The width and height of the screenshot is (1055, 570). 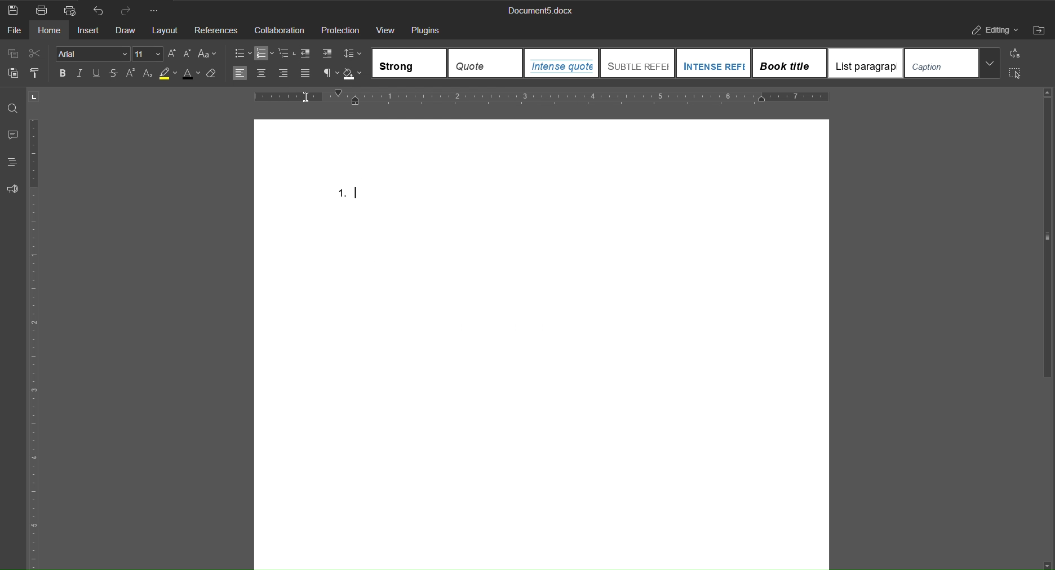 What do you see at coordinates (100, 10) in the screenshot?
I see `Undo` at bounding box center [100, 10].